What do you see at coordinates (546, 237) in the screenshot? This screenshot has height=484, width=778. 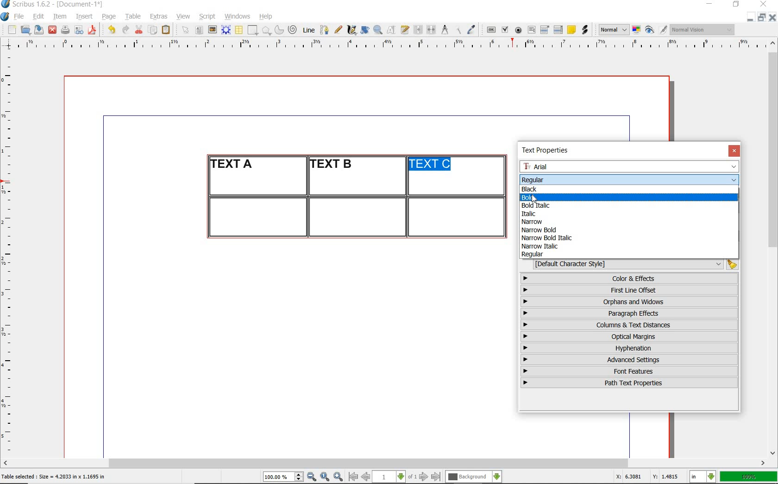 I see `narrow bold italic` at bounding box center [546, 237].